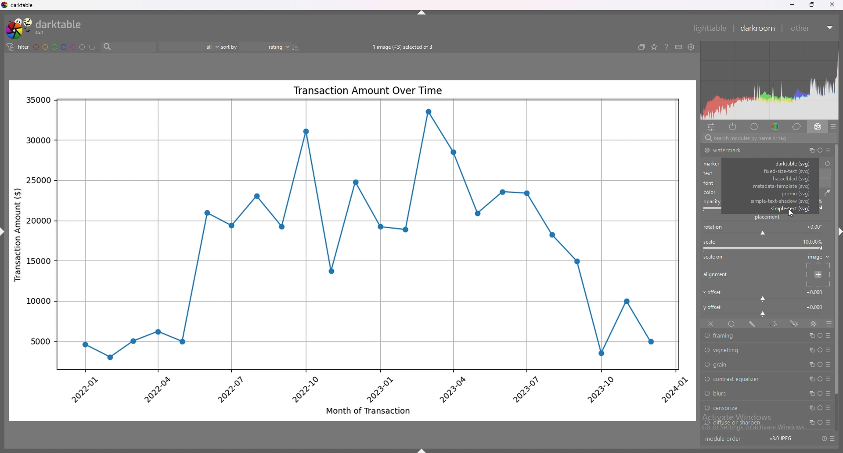 Image resolution: width=843 pixels, height=453 pixels. What do you see at coordinates (811, 365) in the screenshot?
I see `multiple instances action` at bounding box center [811, 365].